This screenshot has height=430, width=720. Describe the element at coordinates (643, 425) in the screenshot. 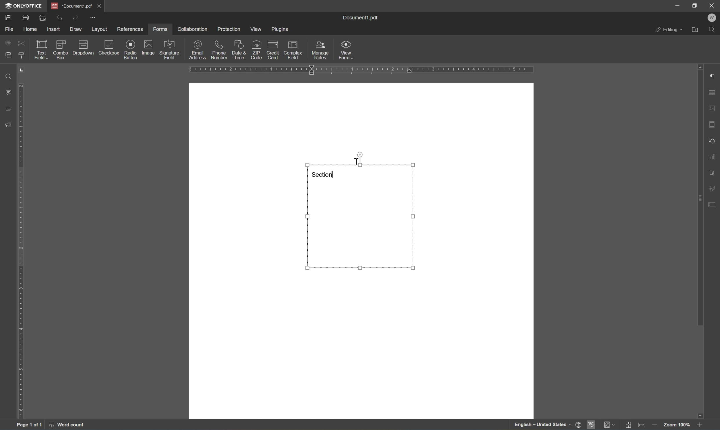

I see `fit to width` at that location.